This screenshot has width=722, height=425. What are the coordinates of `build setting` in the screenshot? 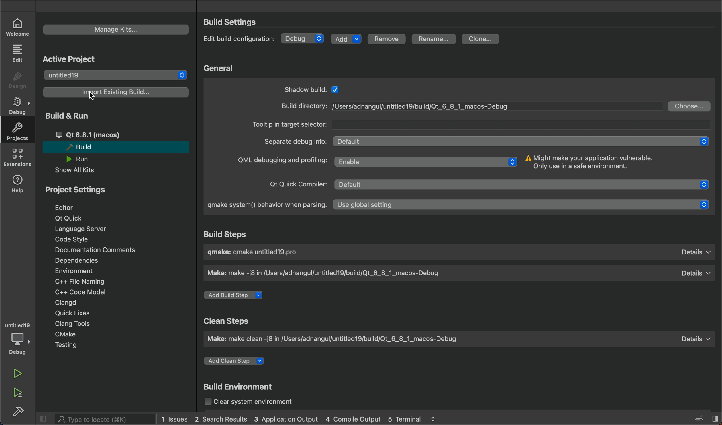 It's located at (233, 22).